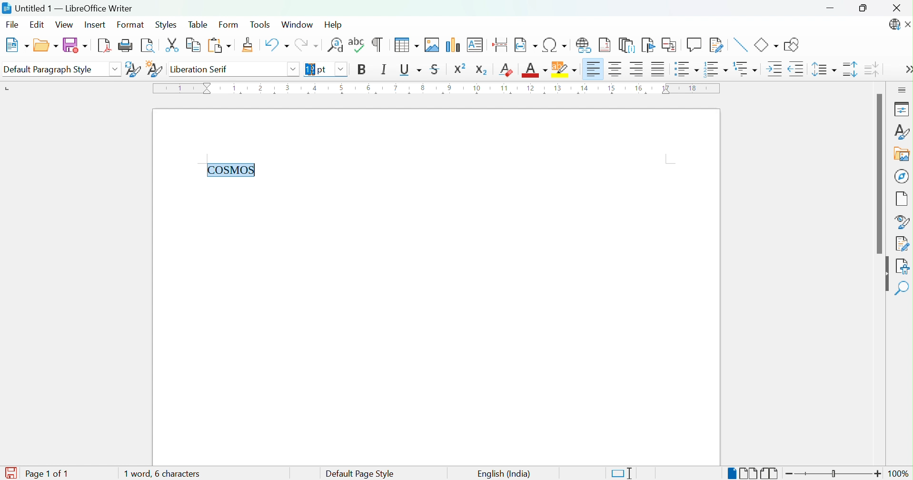 This screenshot has height=480, width=913. Describe the element at coordinates (686, 70) in the screenshot. I see `Toggle unordered list` at that location.